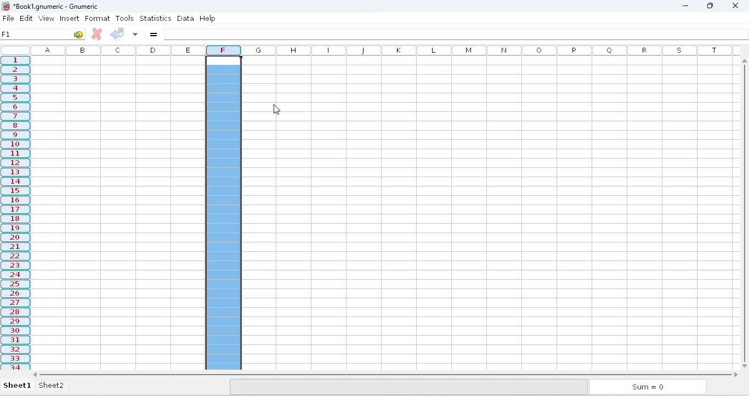 The width and height of the screenshot is (749, 396). What do you see at coordinates (27, 18) in the screenshot?
I see `edit` at bounding box center [27, 18].